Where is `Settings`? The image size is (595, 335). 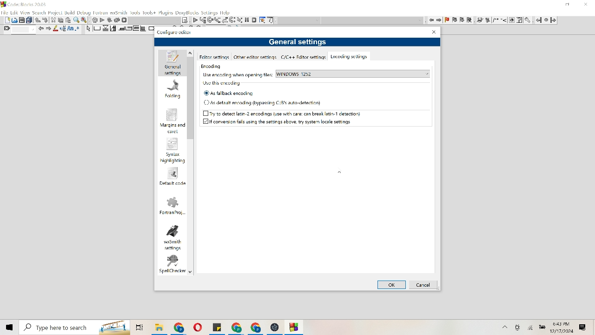
Settings is located at coordinates (94, 20).